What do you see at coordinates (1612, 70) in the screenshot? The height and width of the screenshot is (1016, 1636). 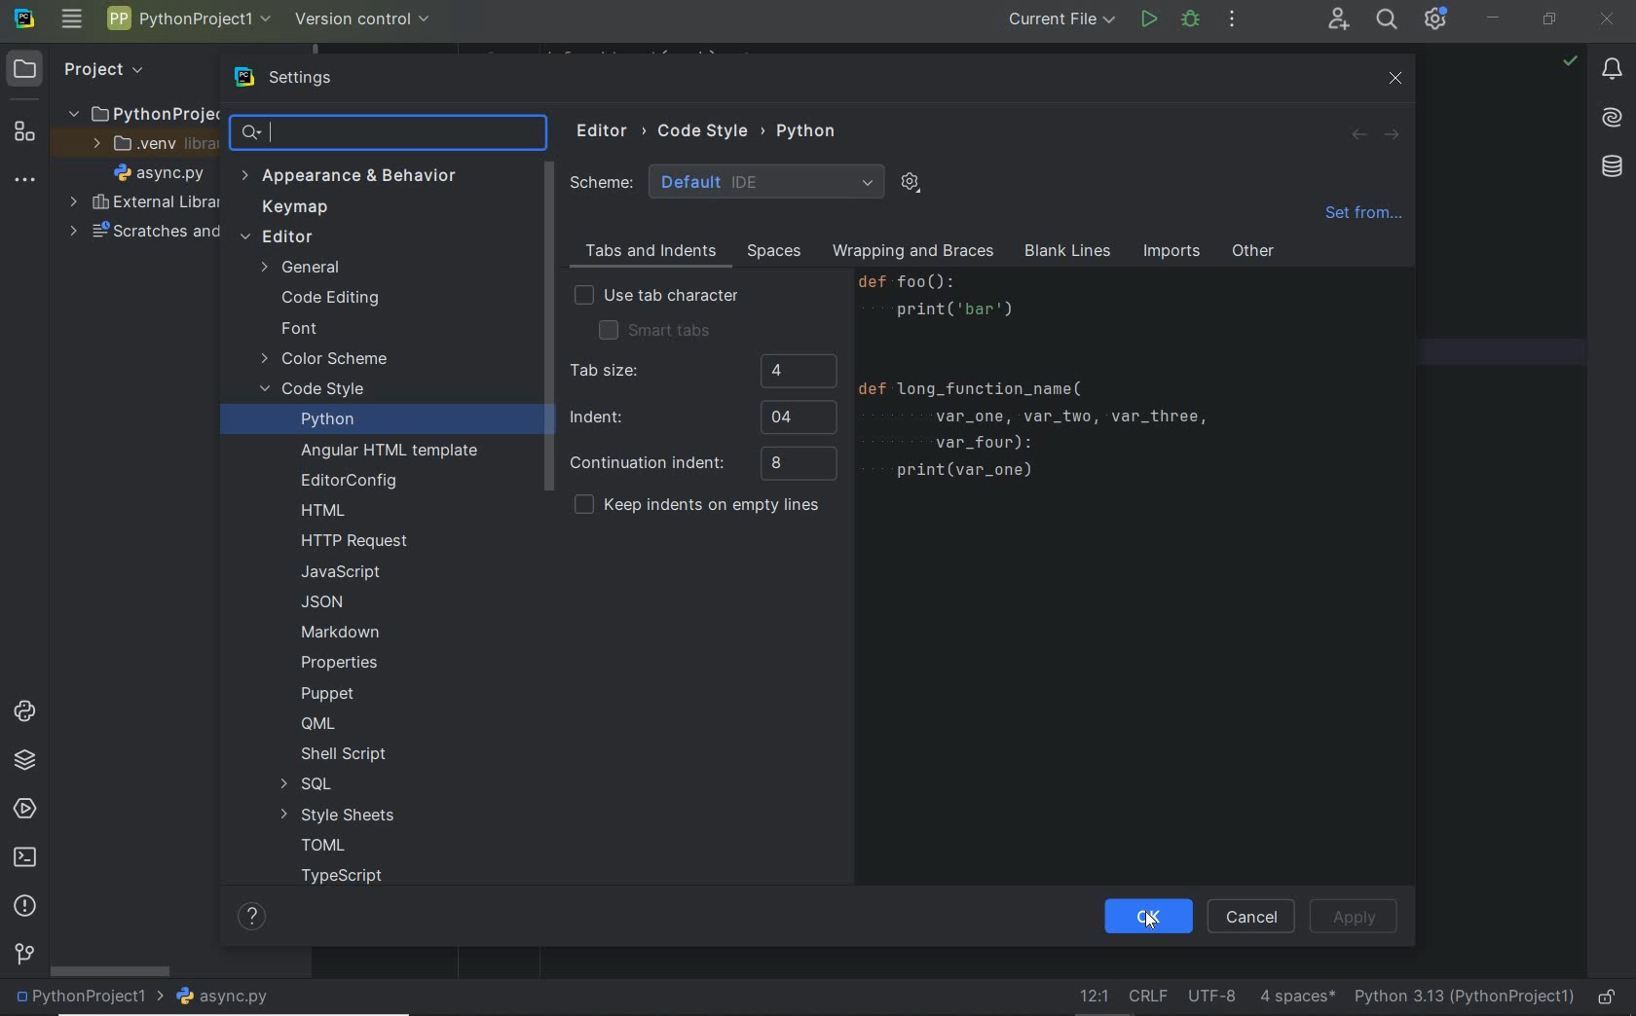 I see `notifications` at bounding box center [1612, 70].